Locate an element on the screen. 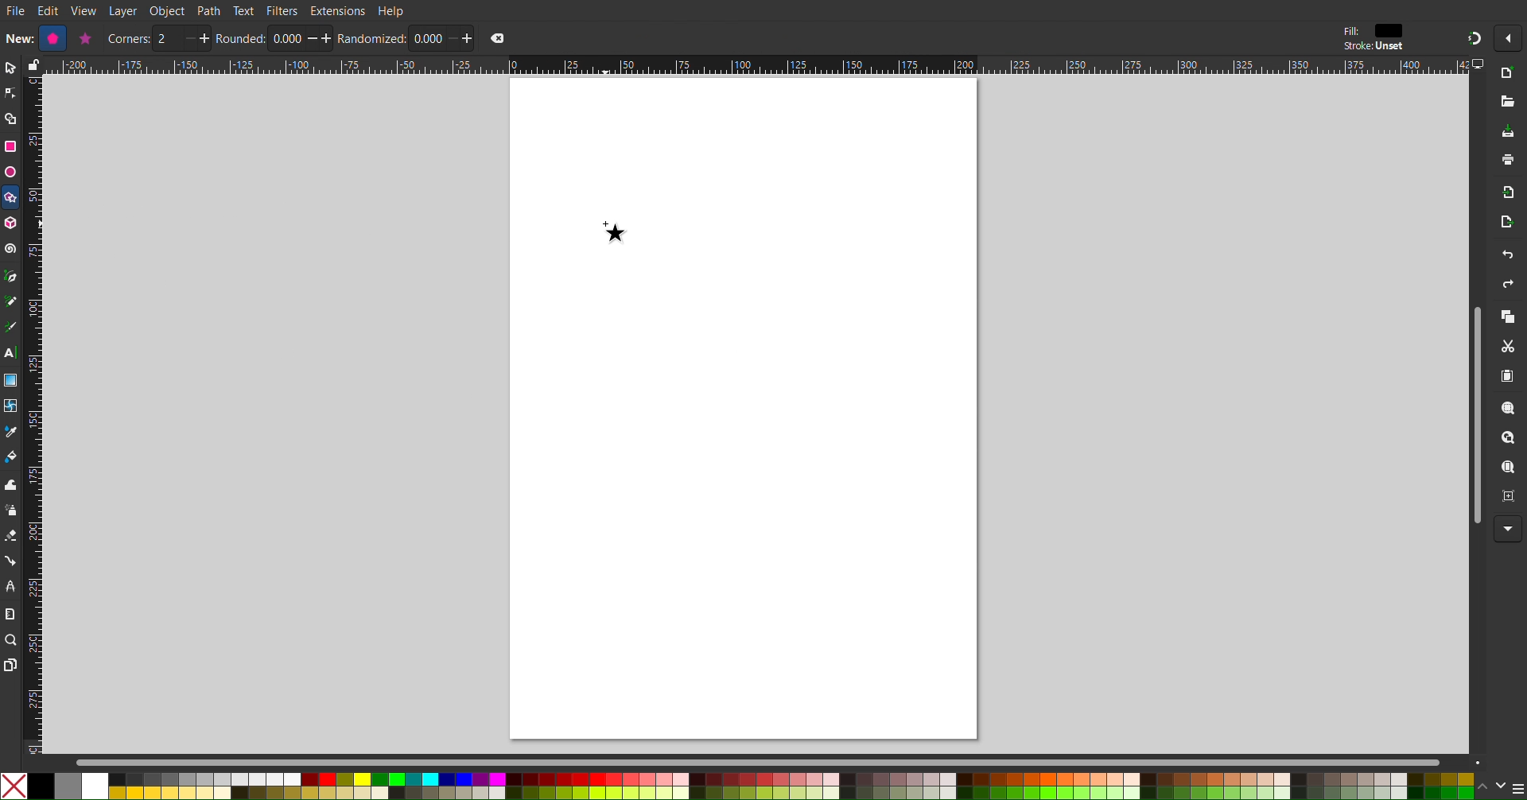 Image resolution: width=1527 pixels, height=800 pixels. Fill Color is located at coordinates (11, 460).